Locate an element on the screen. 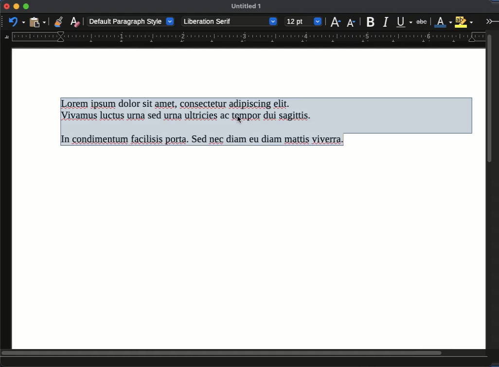  Liberation serif - font is located at coordinates (230, 21).